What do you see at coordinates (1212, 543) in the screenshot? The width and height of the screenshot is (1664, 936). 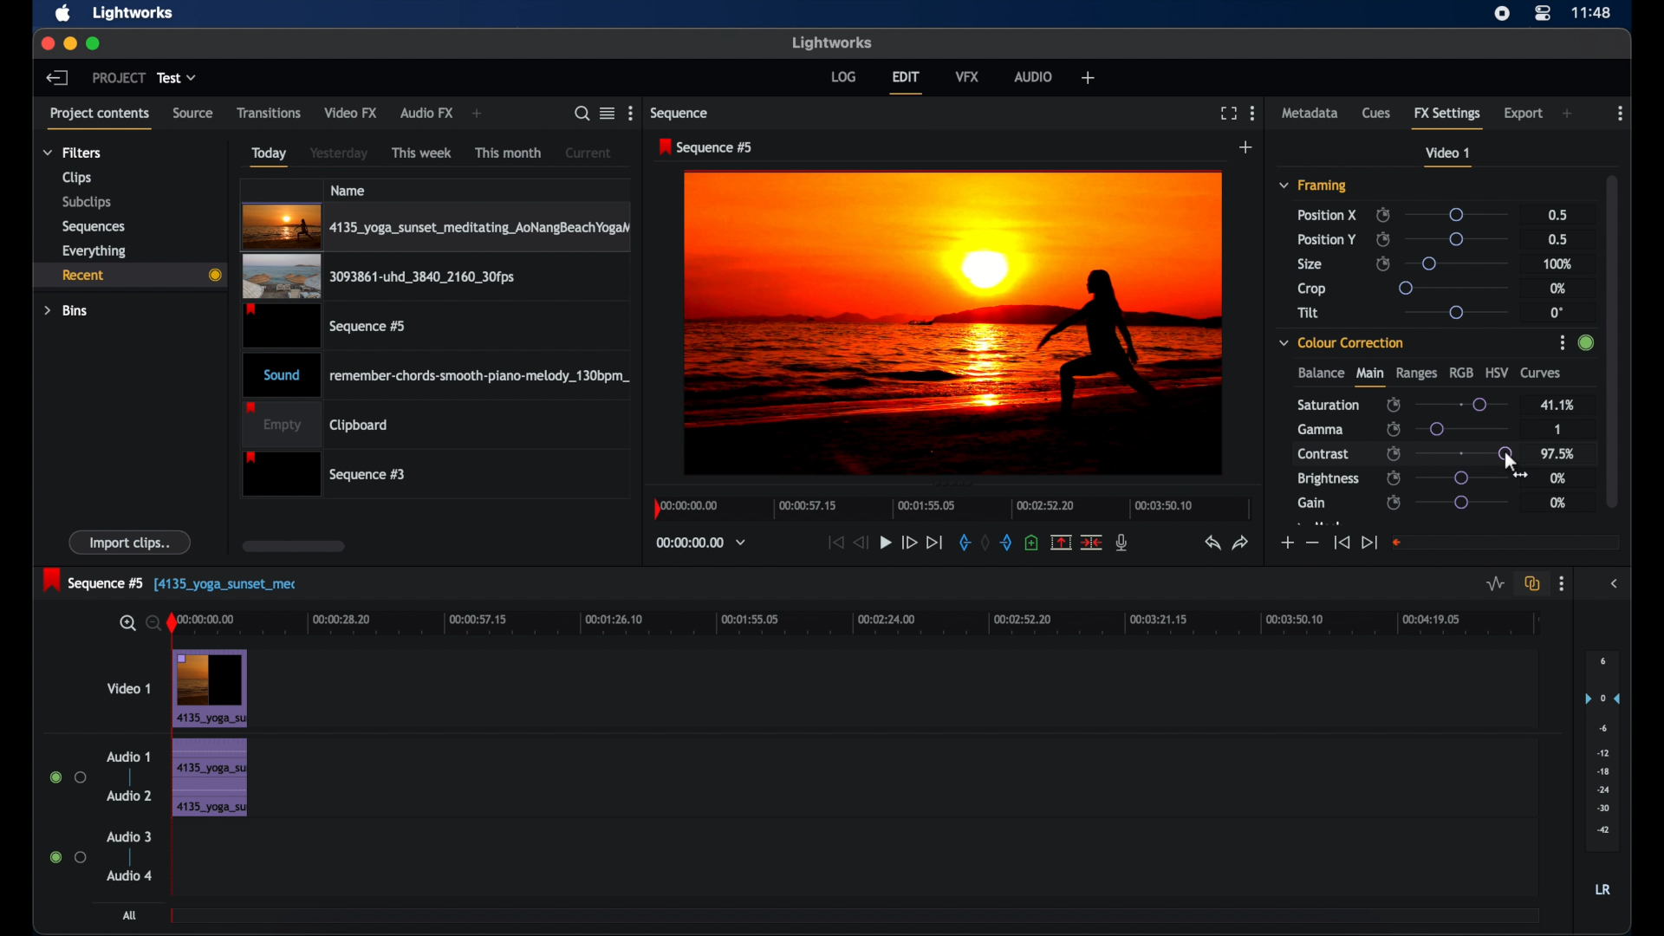 I see `undo` at bounding box center [1212, 543].